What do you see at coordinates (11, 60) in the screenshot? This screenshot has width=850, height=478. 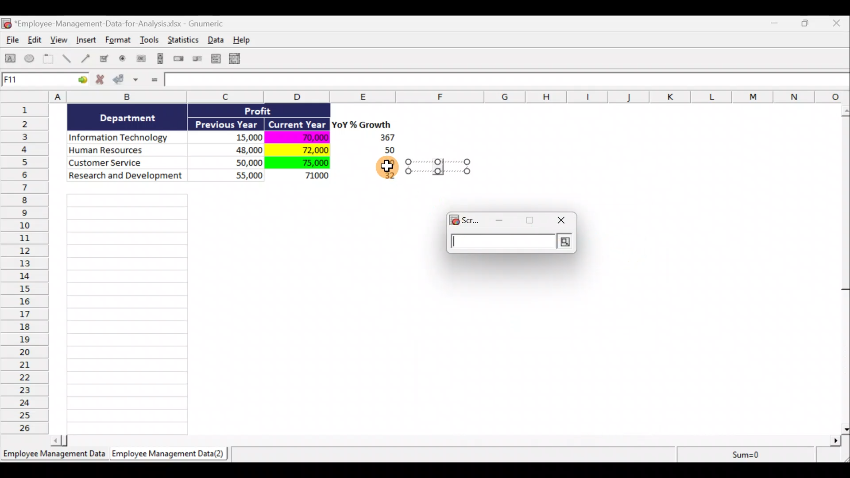 I see `Create a rectangle object` at bounding box center [11, 60].